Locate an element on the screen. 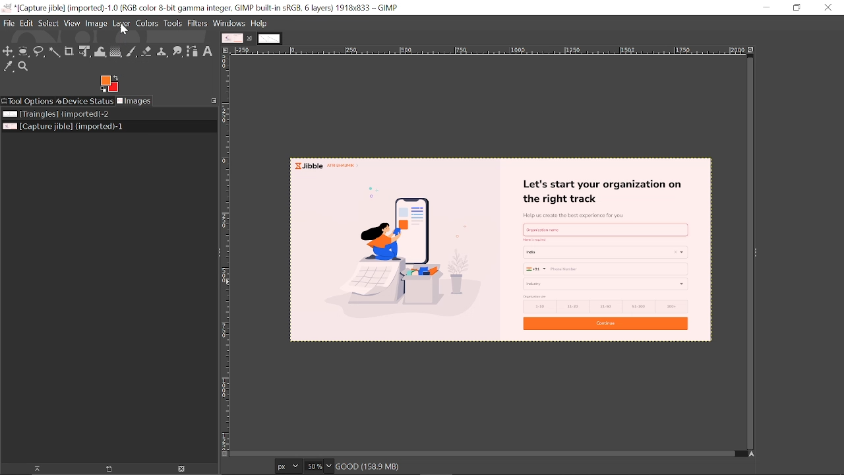 The image size is (844, 475). Restore down is located at coordinates (797, 8).